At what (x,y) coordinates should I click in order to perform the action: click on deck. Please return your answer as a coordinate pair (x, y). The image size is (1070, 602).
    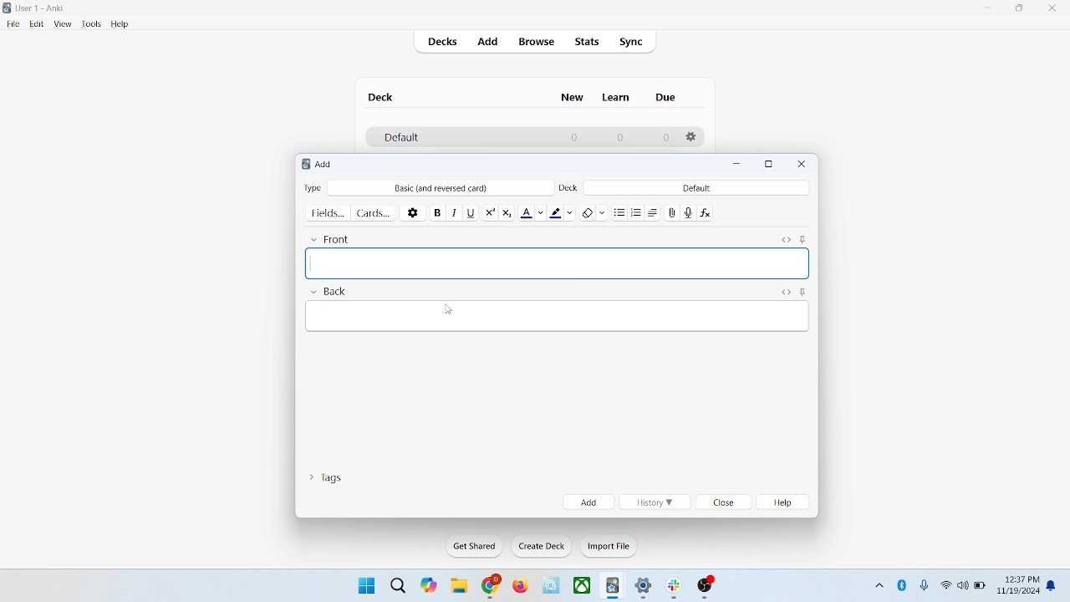
    Looking at the image, I should click on (383, 97).